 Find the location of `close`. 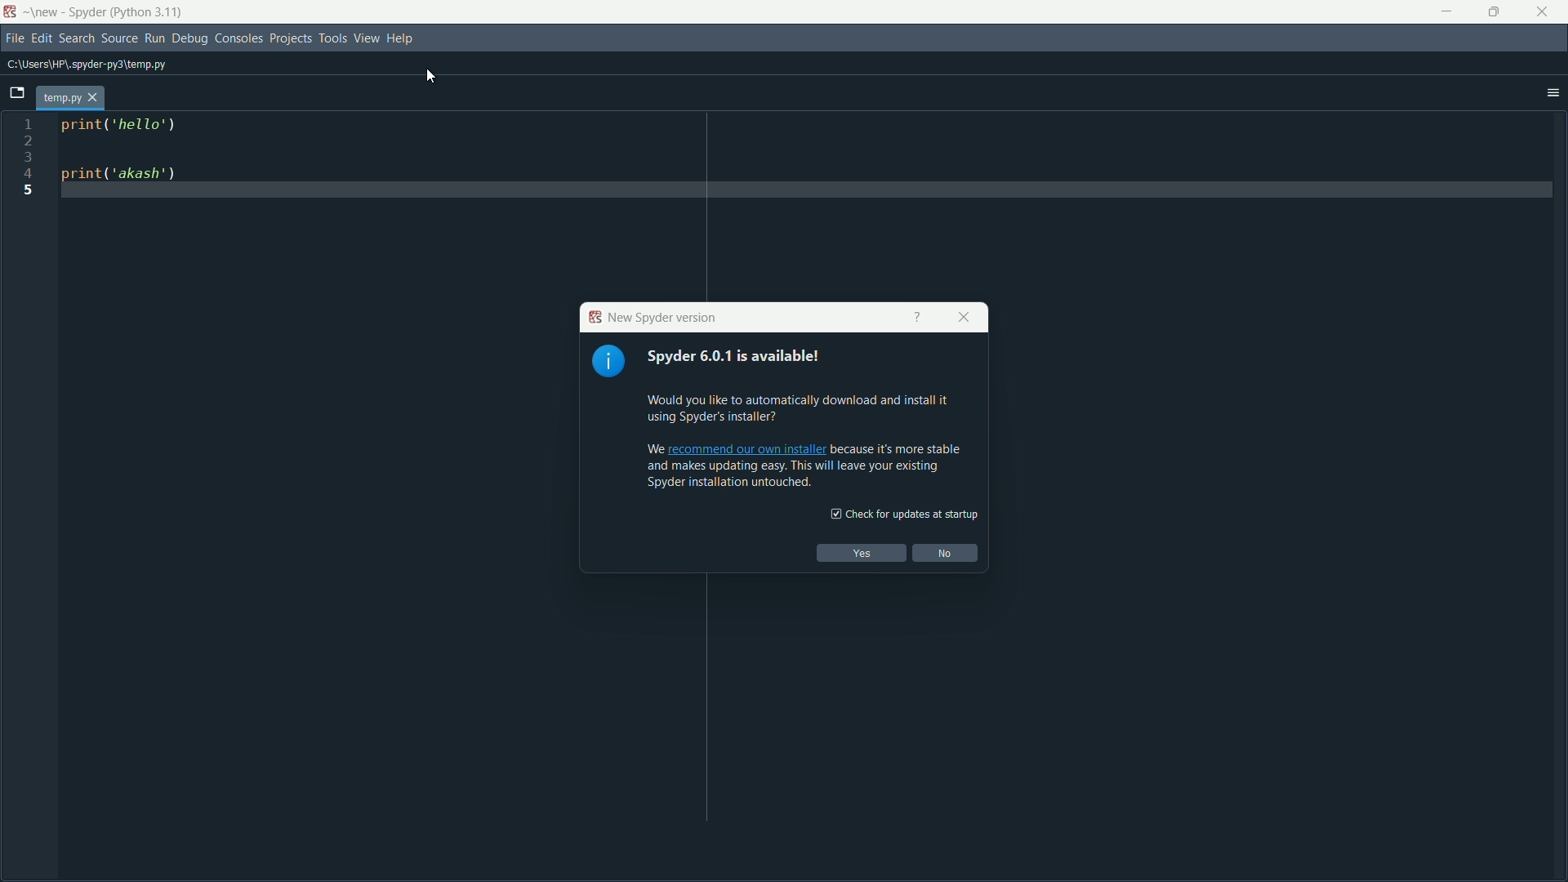

close is located at coordinates (95, 98).